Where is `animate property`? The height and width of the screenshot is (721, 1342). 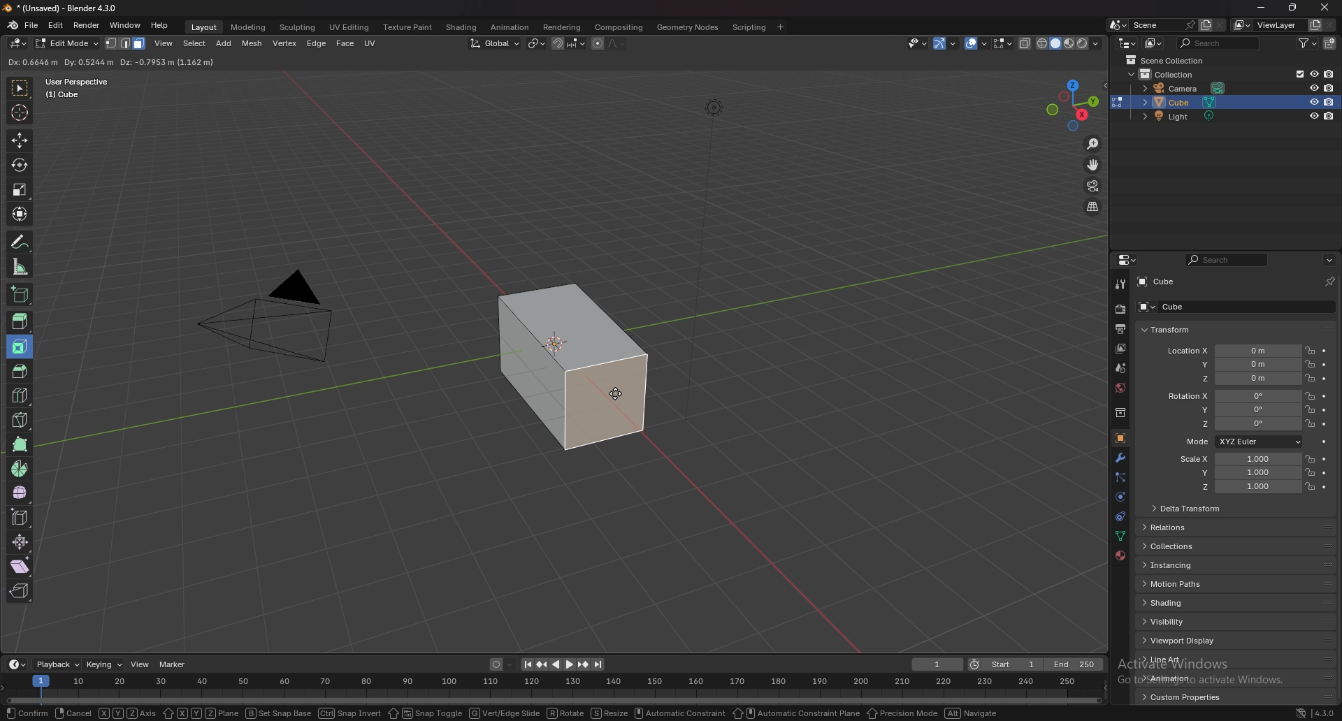
animate property is located at coordinates (1325, 411).